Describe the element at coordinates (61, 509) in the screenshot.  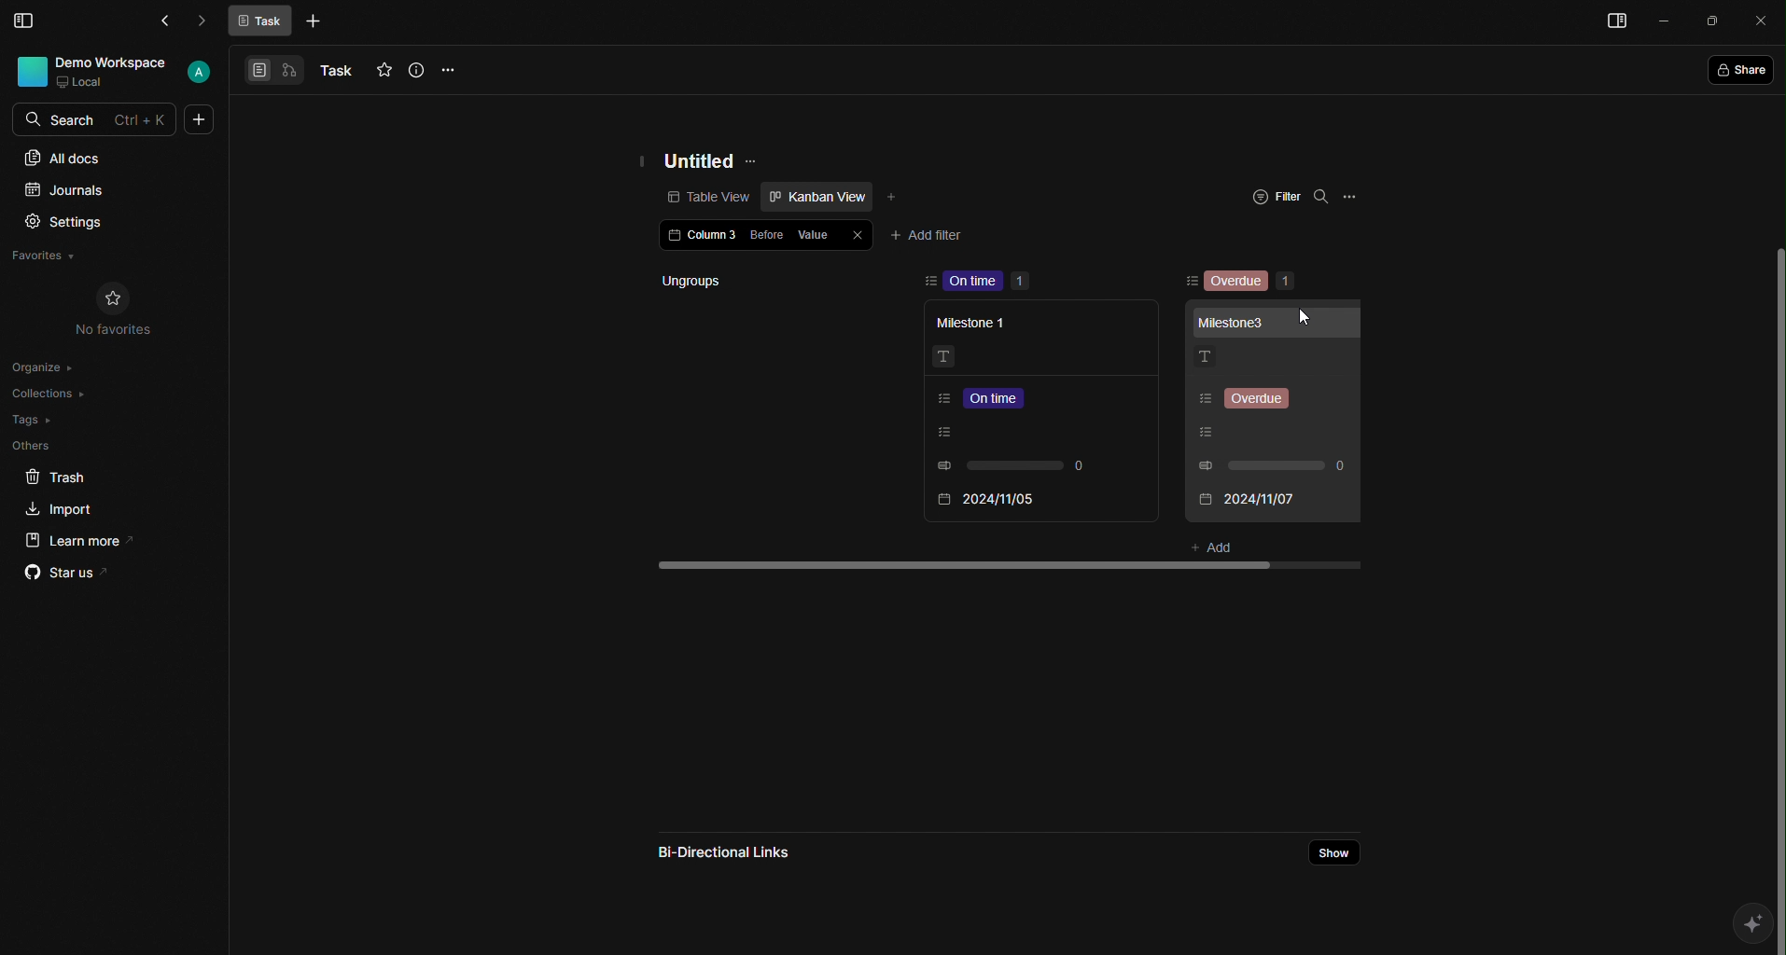
I see `Import` at that location.